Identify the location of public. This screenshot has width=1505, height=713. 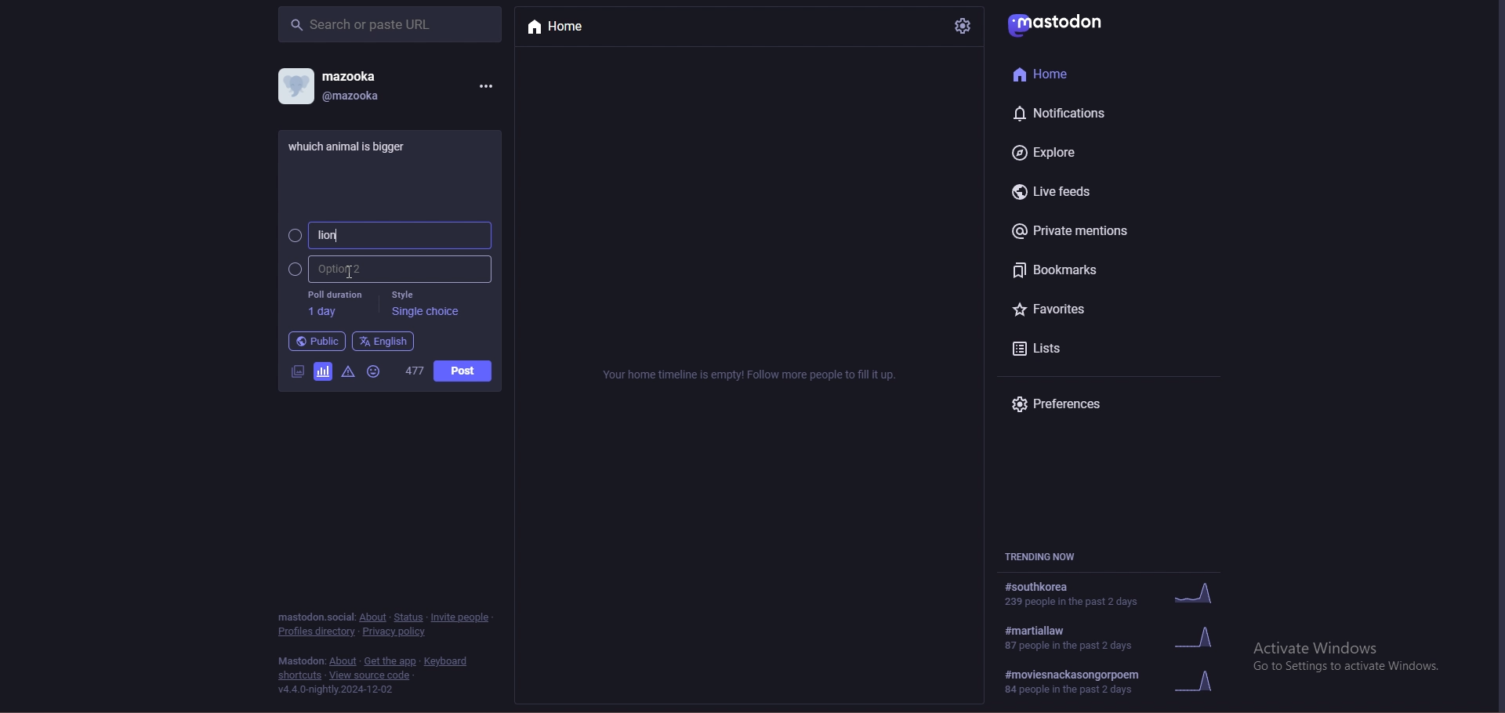
(317, 342).